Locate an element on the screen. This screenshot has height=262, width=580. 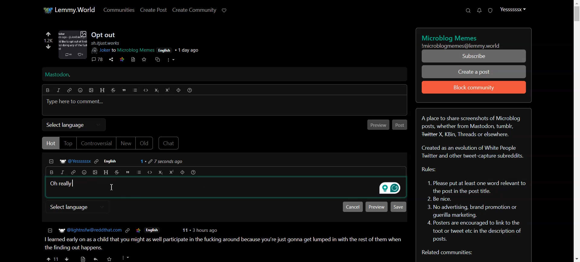
Create Post is located at coordinates (153, 10).